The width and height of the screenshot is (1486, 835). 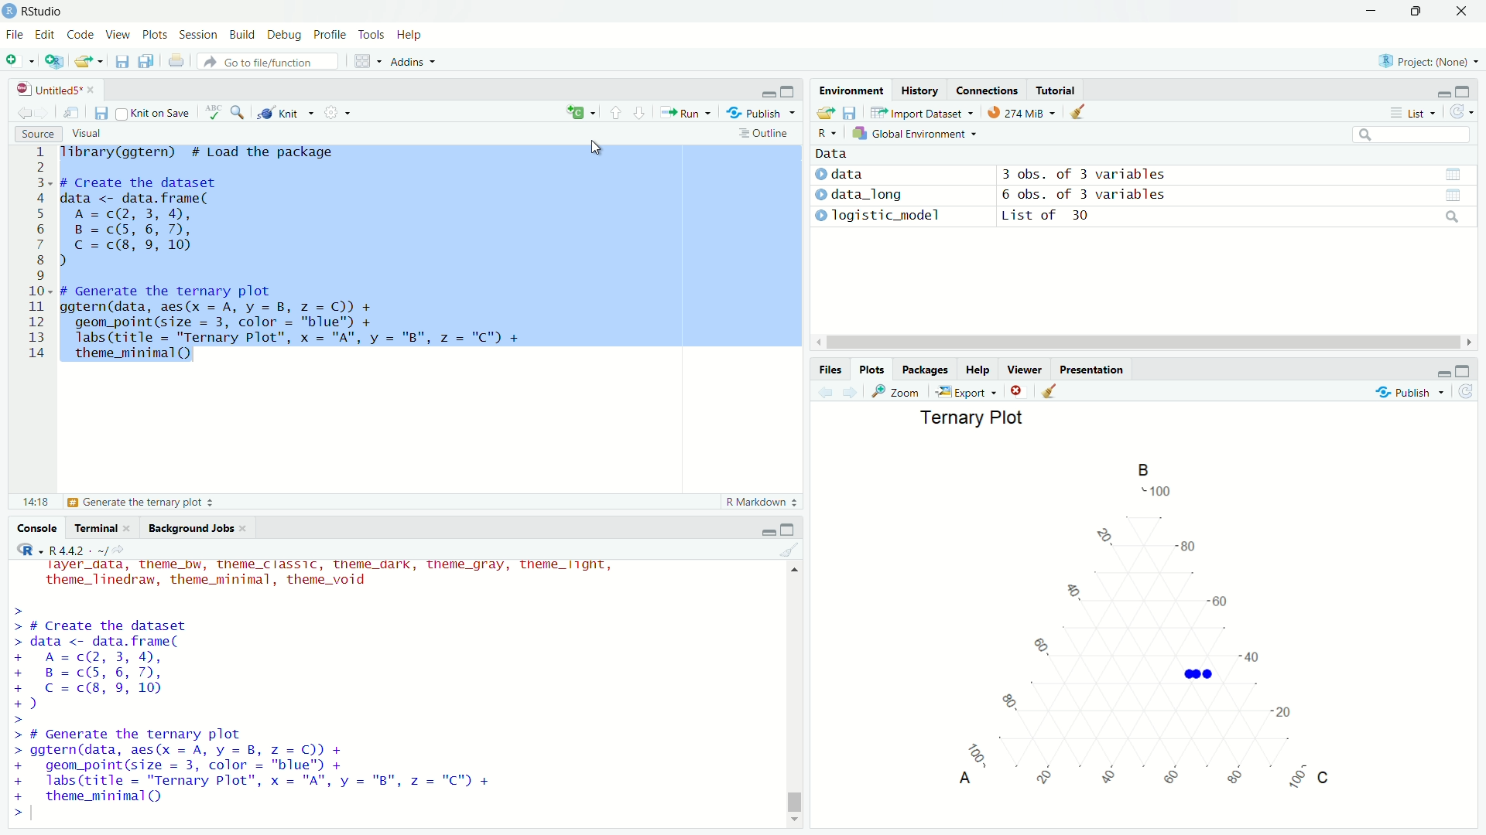 I want to click on Viewer, so click(x=1025, y=372).